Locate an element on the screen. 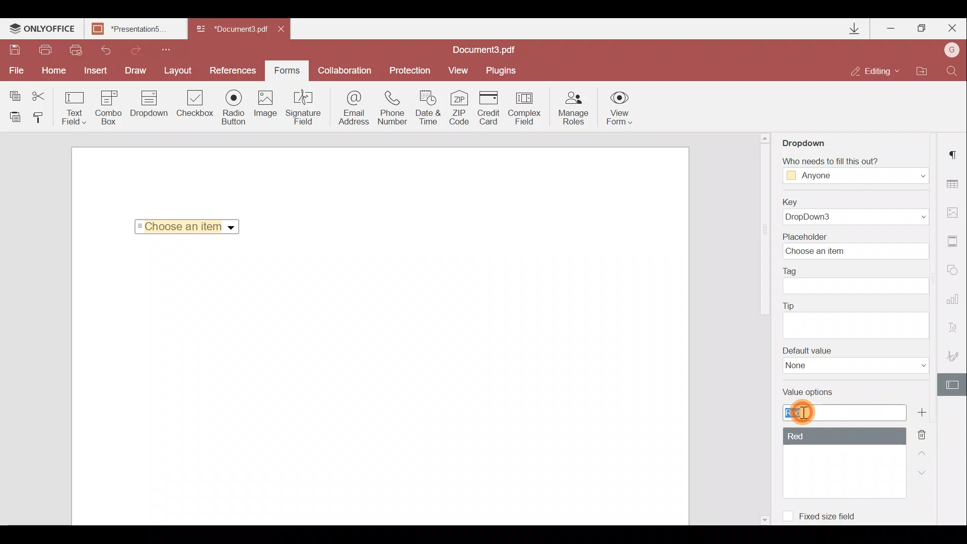  Close is located at coordinates (287, 31).